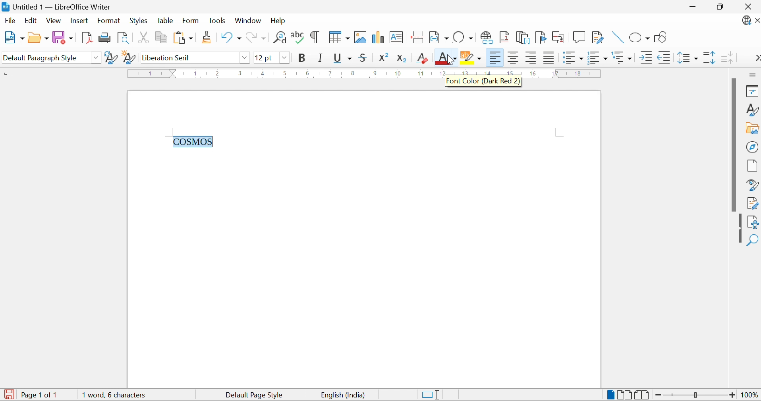  What do you see at coordinates (398, 73) in the screenshot?
I see `10` at bounding box center [398, 73].